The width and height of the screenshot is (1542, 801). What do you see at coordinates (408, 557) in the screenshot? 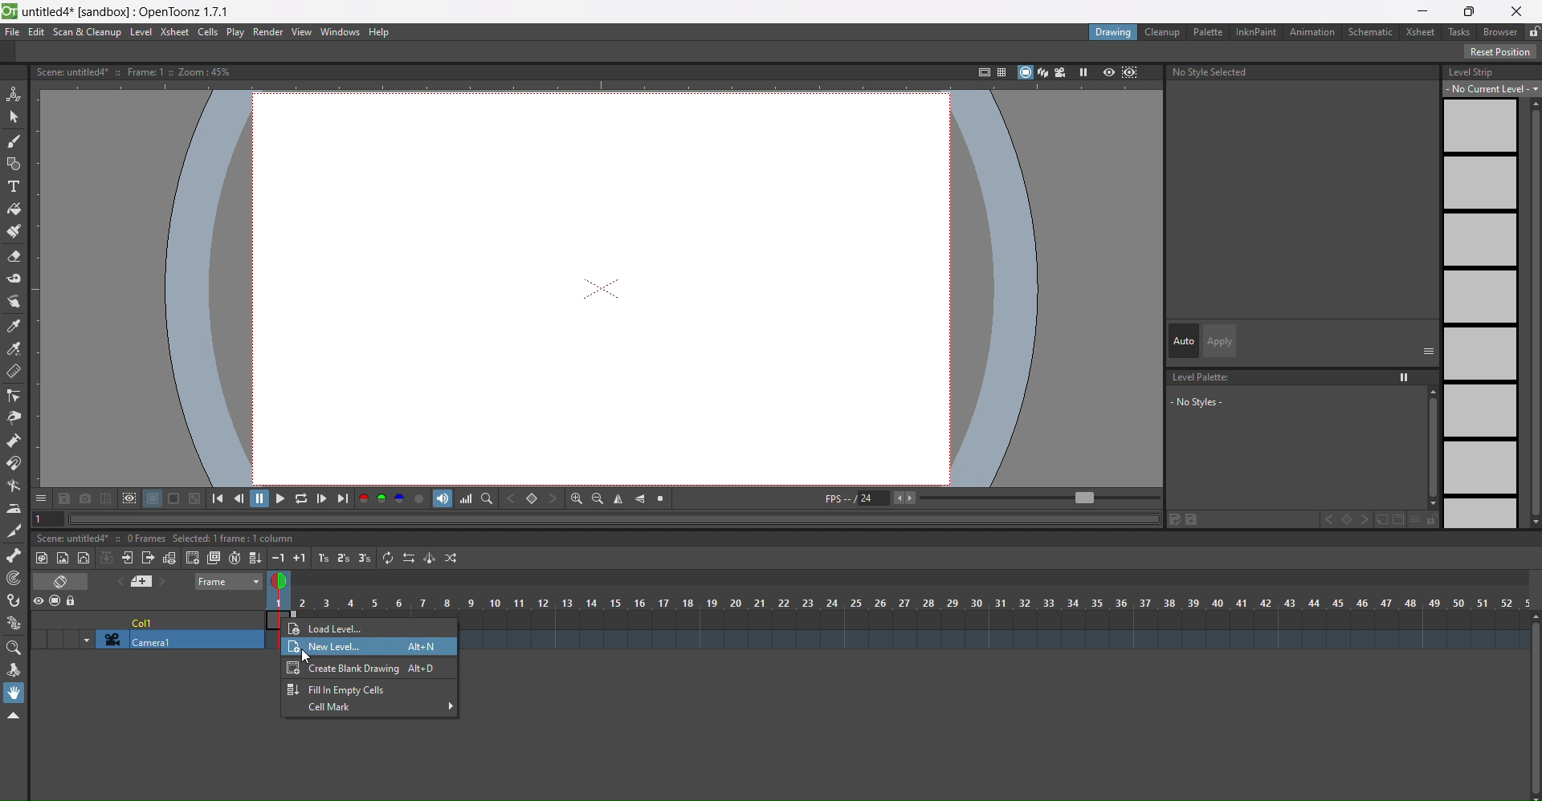
I see `reverse` at bounding box center [408, 557].